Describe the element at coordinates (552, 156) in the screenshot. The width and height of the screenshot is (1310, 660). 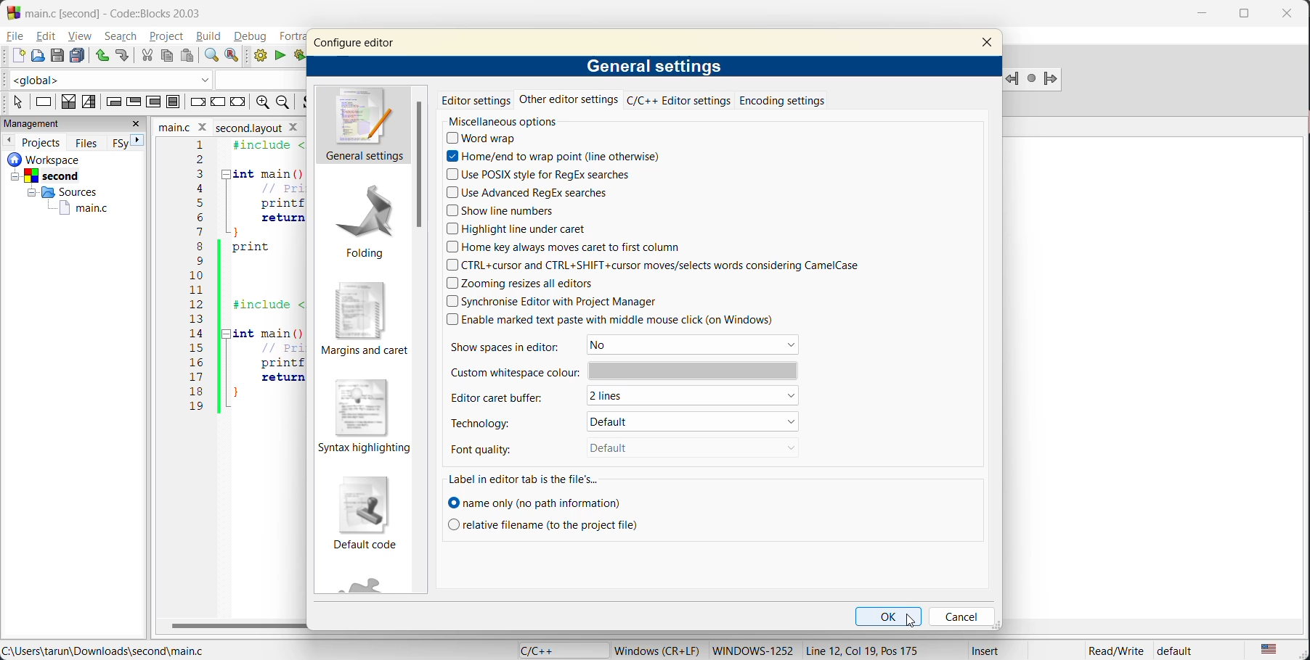
I see `home/end to wrap point` at that location.